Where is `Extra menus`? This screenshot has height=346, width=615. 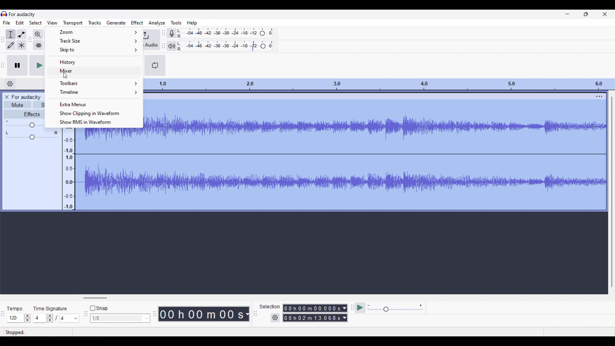
Extra menus is located at coordinates (93, 104).